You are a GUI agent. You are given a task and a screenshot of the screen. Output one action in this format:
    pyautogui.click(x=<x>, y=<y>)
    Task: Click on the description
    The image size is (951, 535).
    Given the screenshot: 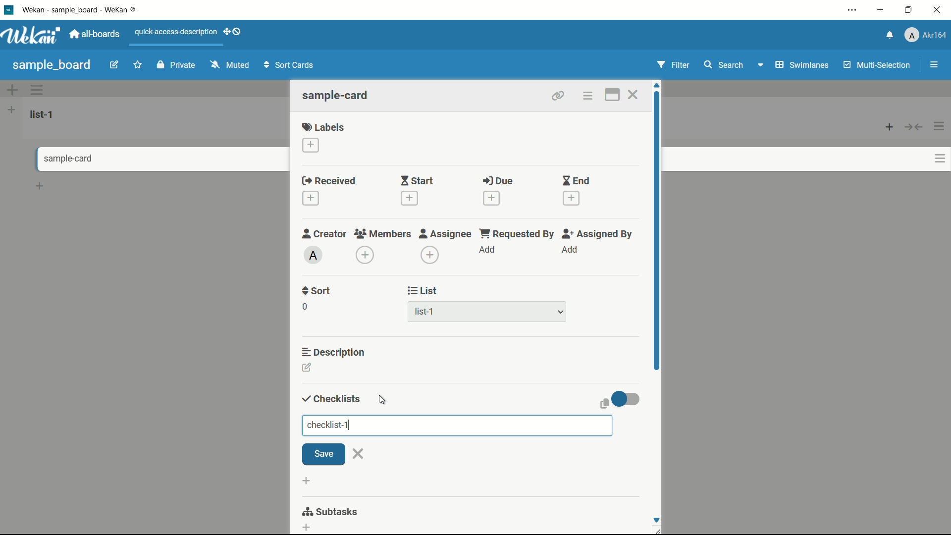 What is the action you would take?
    pyautogui.click(x=334, y=351)
    